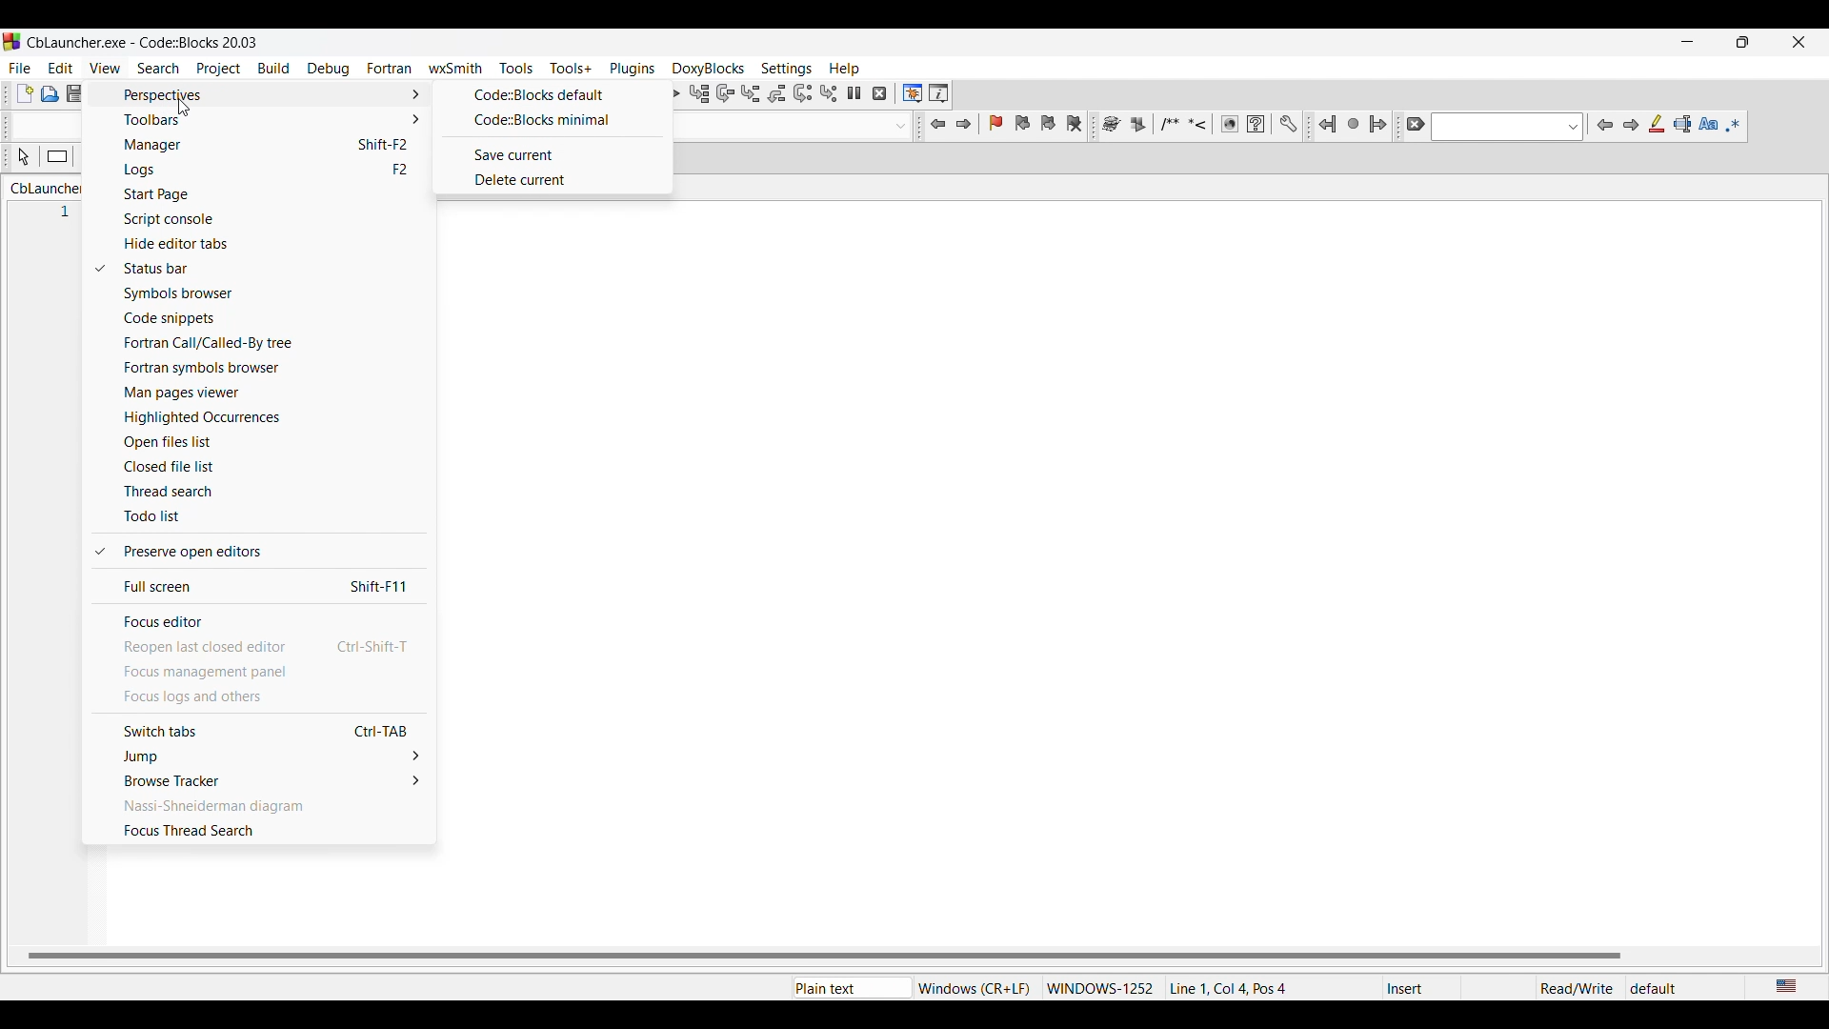 Image resolution: width=1829 pixels, height=1029 pixels. What do you see at coordinates (147, 989) in the screenshot?
I see `File location` at bounding box center [147, 989].